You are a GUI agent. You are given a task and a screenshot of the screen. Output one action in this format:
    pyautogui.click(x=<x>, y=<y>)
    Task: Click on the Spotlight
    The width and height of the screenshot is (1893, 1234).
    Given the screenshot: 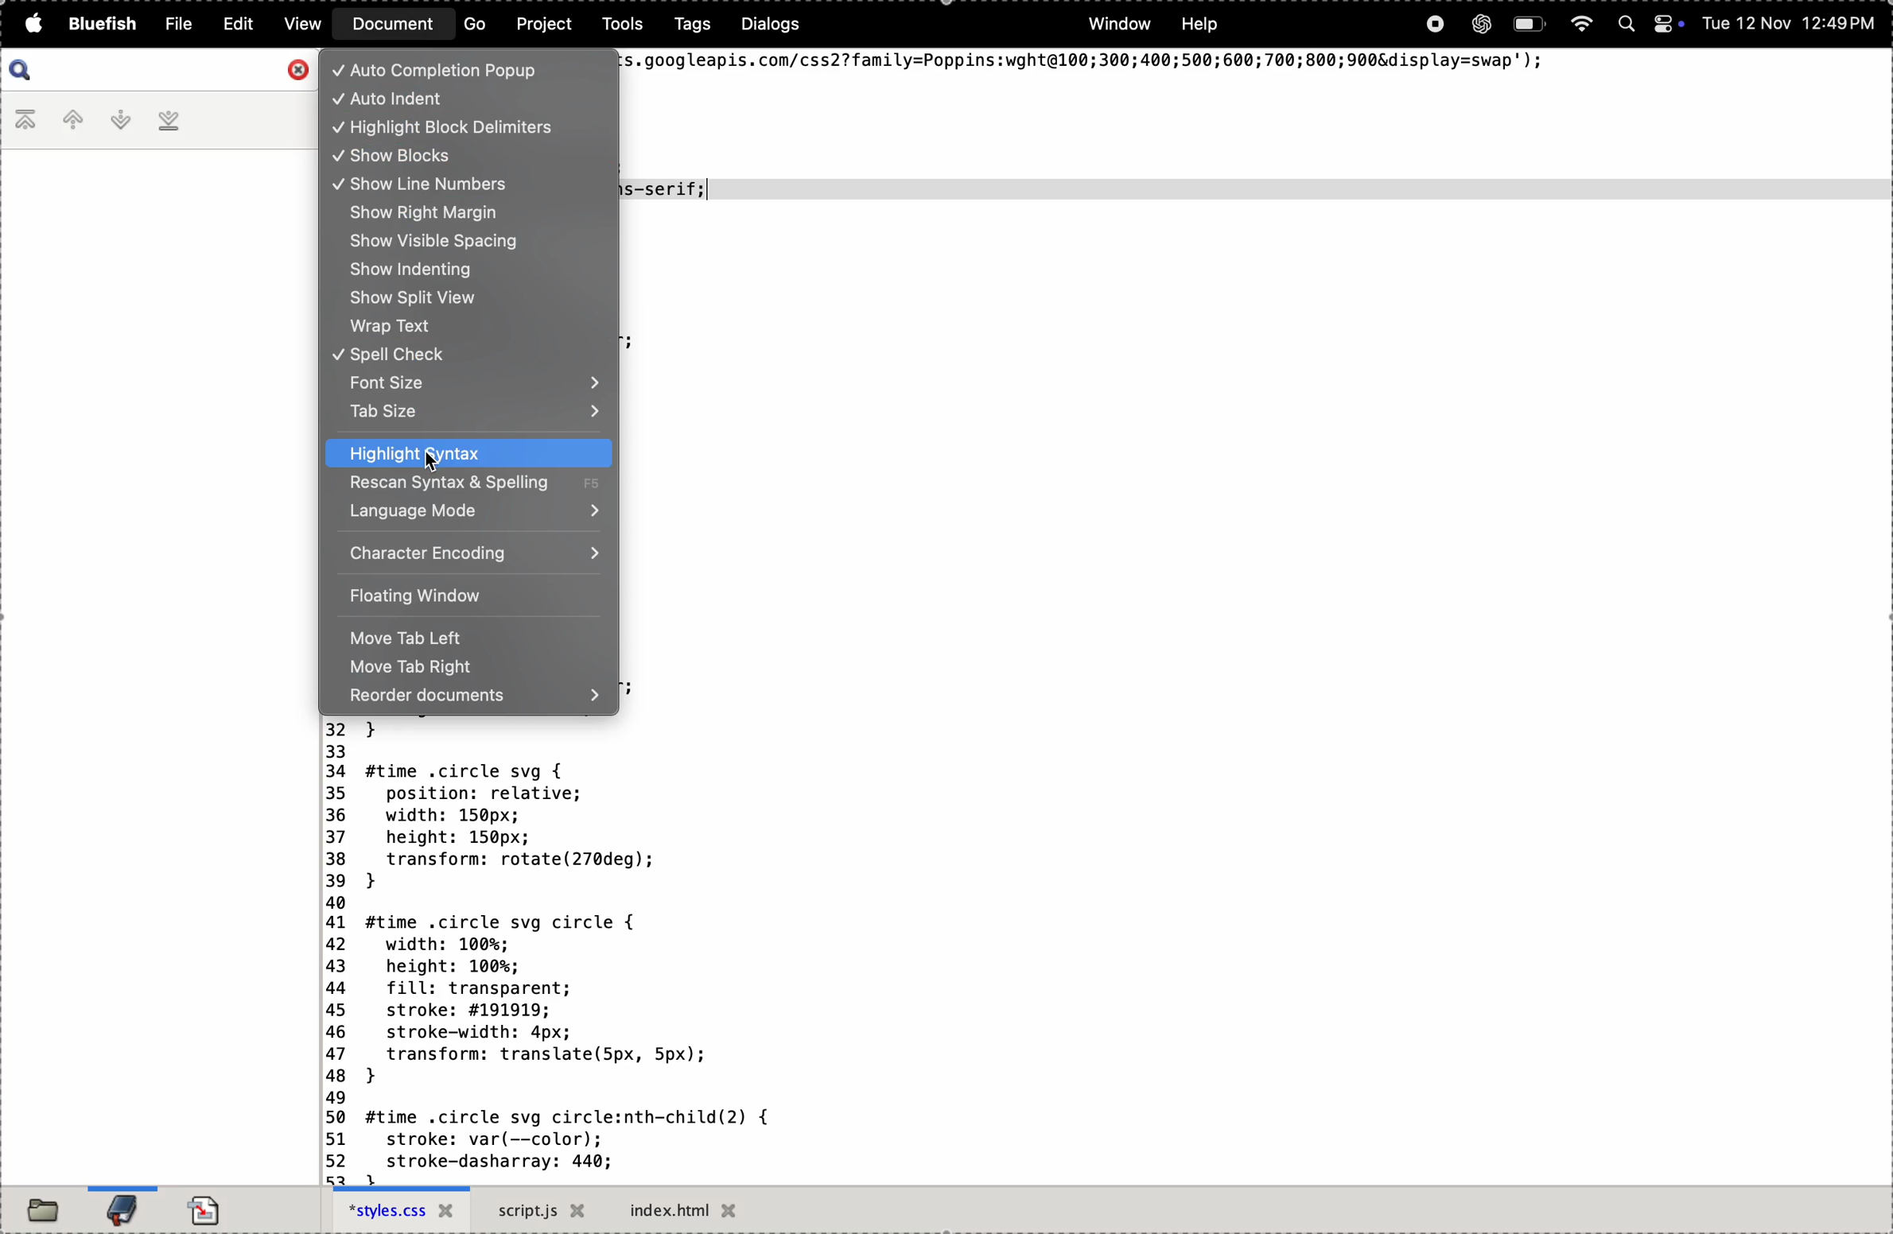 What is the action you would take?
    pyautogui.click(x=1624, y=25)
    